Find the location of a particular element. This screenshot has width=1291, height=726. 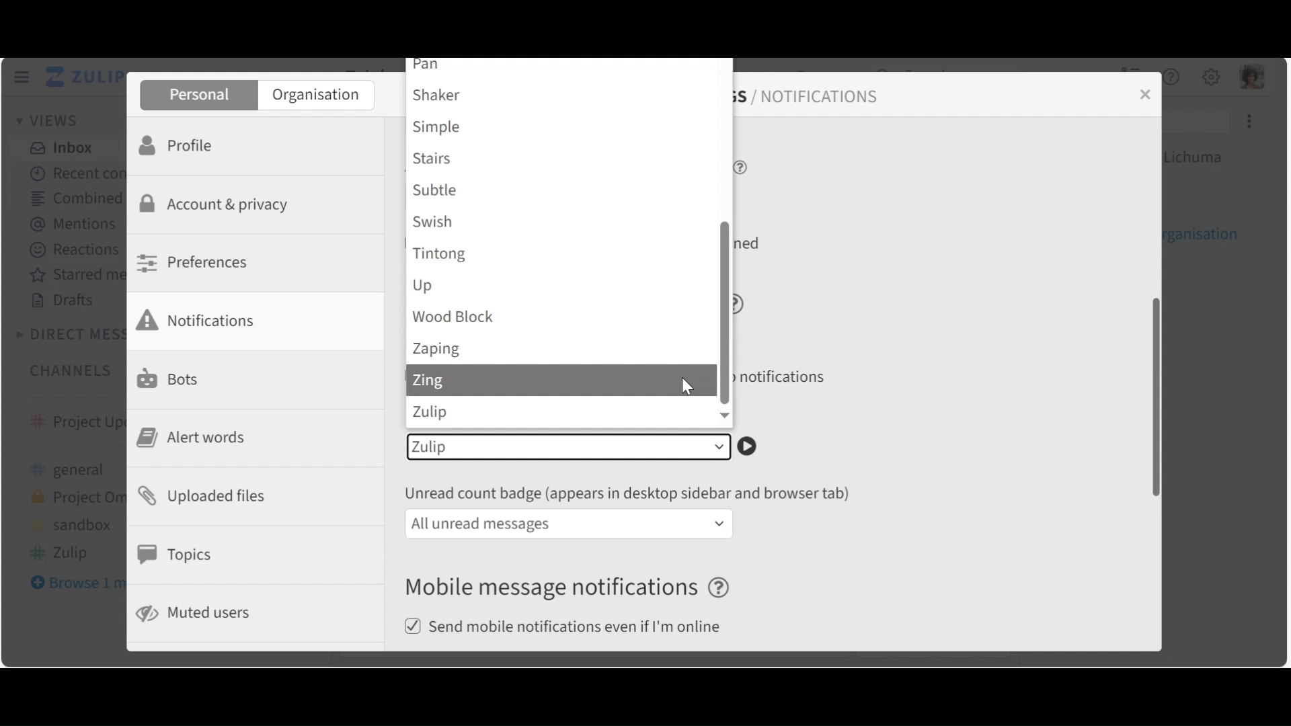

unread count badge dropdown menu is located at coordinates (570, 524).